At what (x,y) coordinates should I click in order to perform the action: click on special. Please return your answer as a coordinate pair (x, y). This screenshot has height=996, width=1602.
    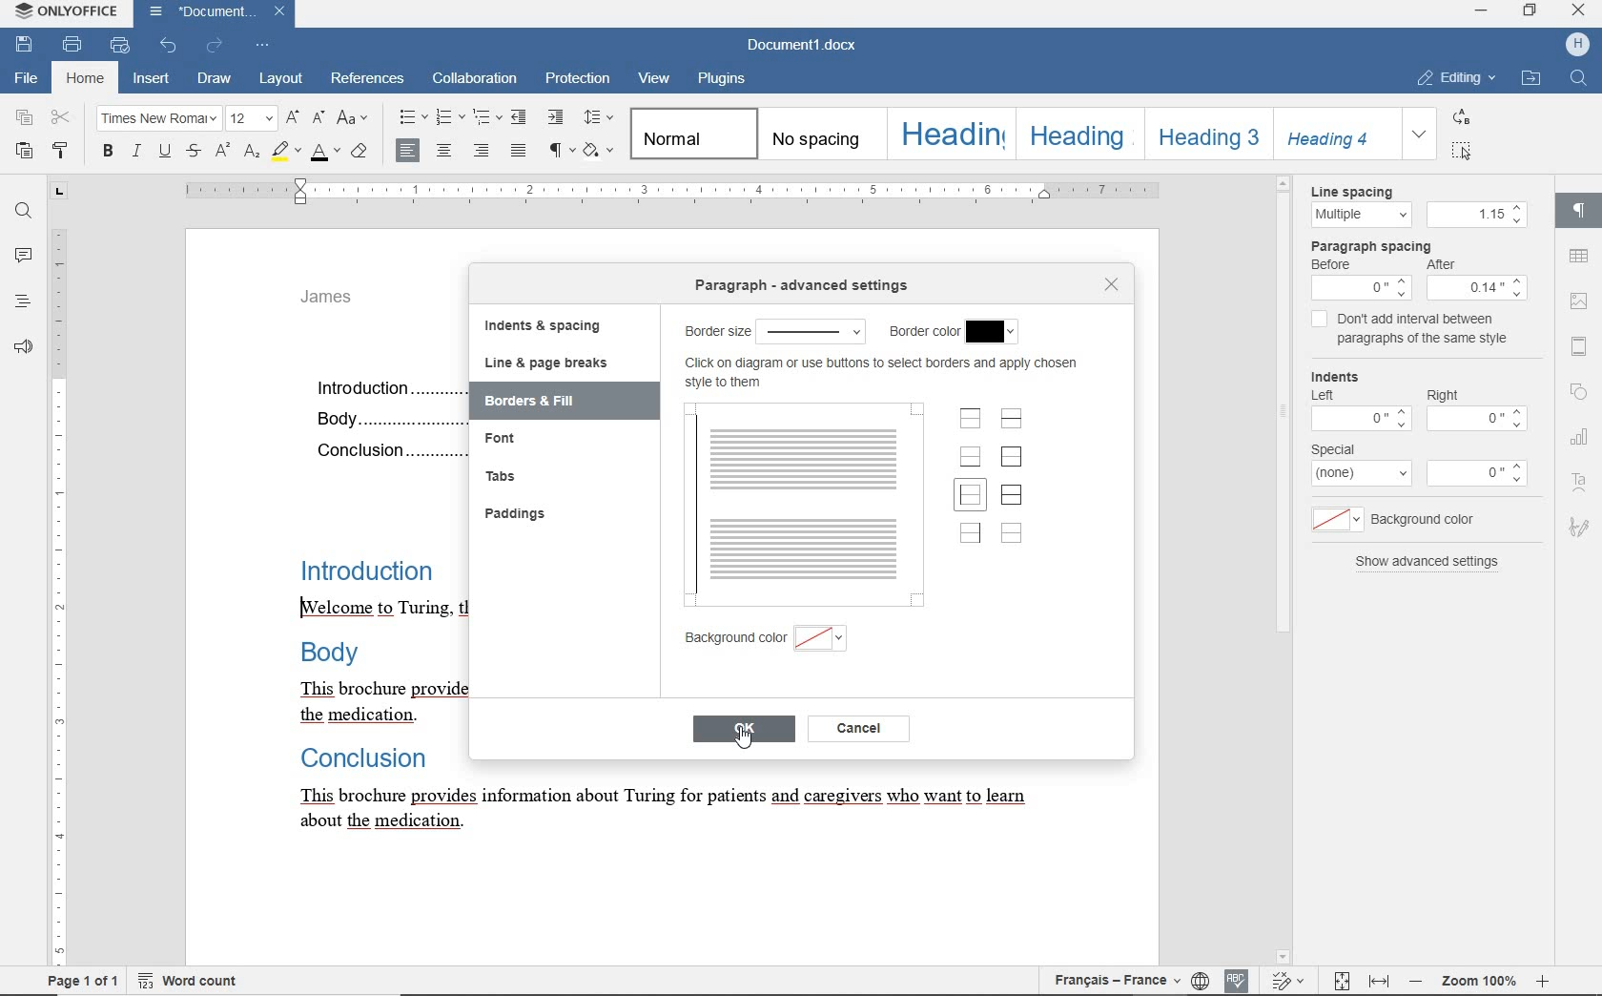
    Looking at the image, I should click on (1334, 448).